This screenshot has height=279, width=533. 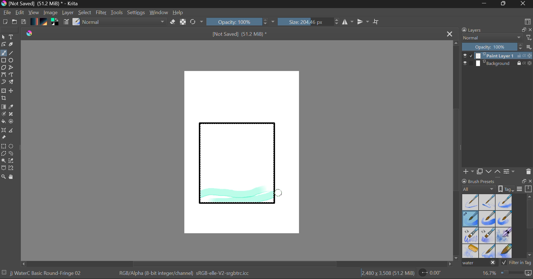 I want to click on logo, so click(x=30, y=34).